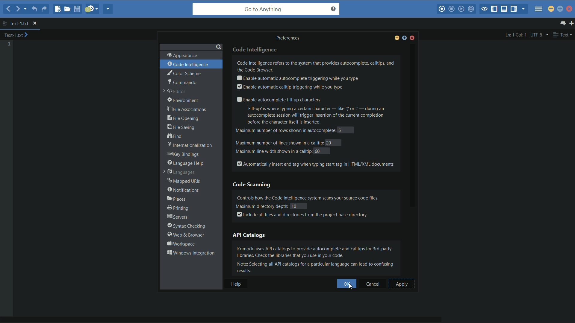  What do you see at coordinates (178, 217) in the screenshot?
I see `servers` at bounding box center [178, 217].